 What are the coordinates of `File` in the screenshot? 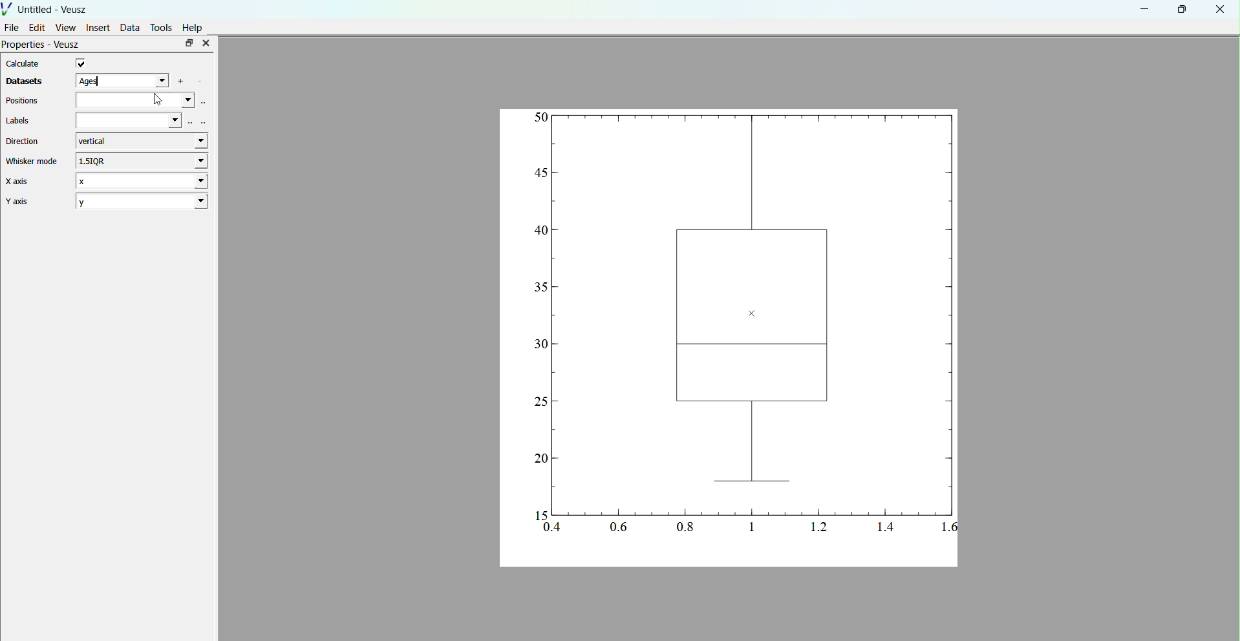 It's located at (12, 26).